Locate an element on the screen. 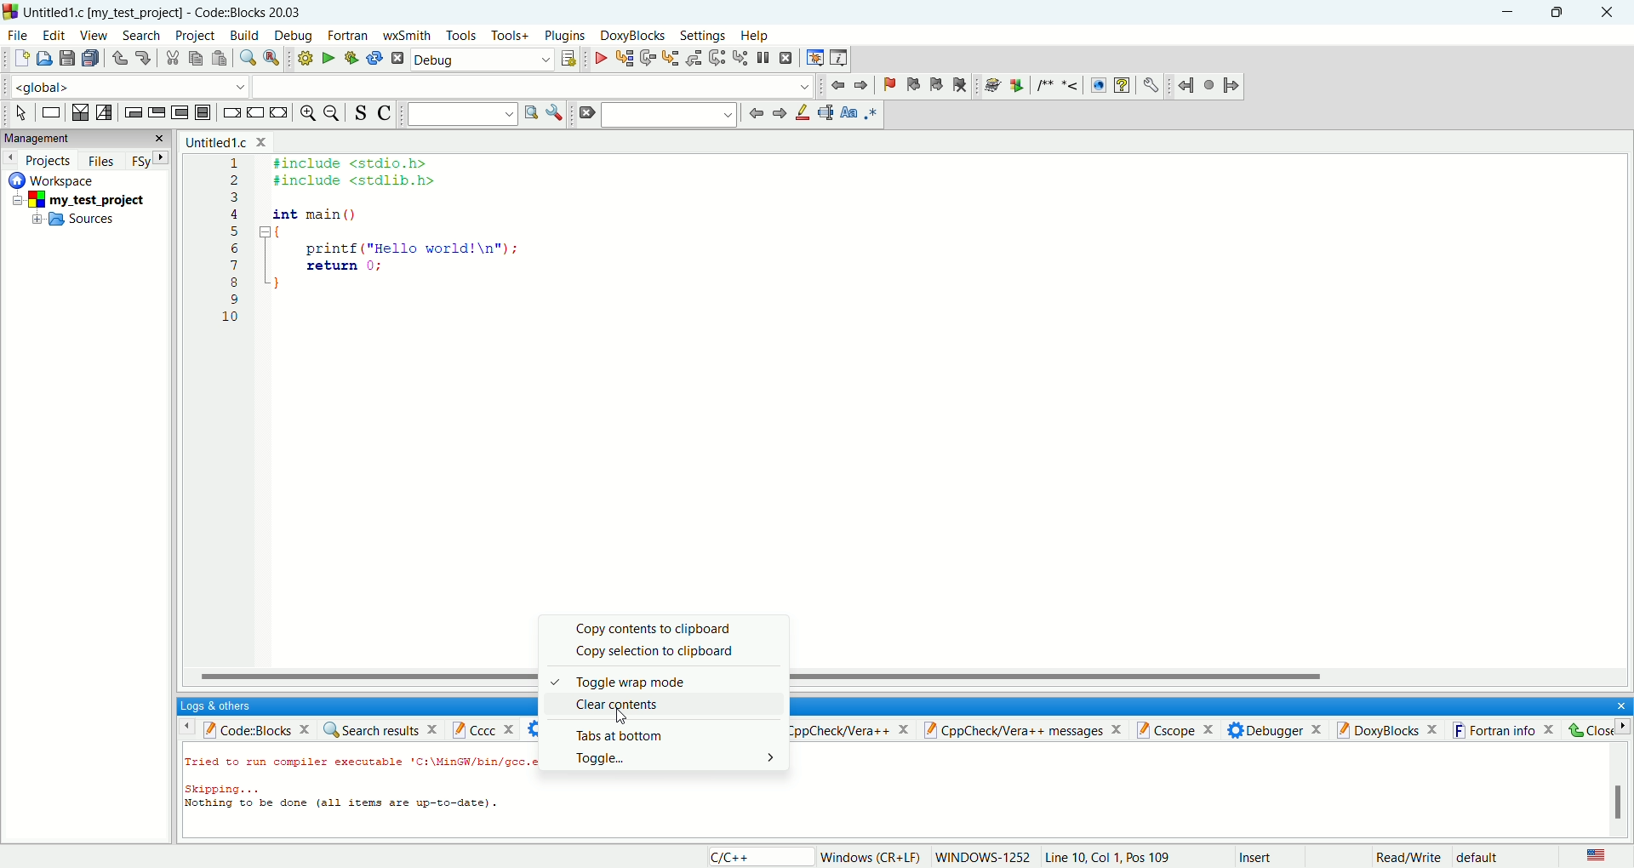 This screenshot has width=1634, height=868. next line is located at coordinates (648, 59).